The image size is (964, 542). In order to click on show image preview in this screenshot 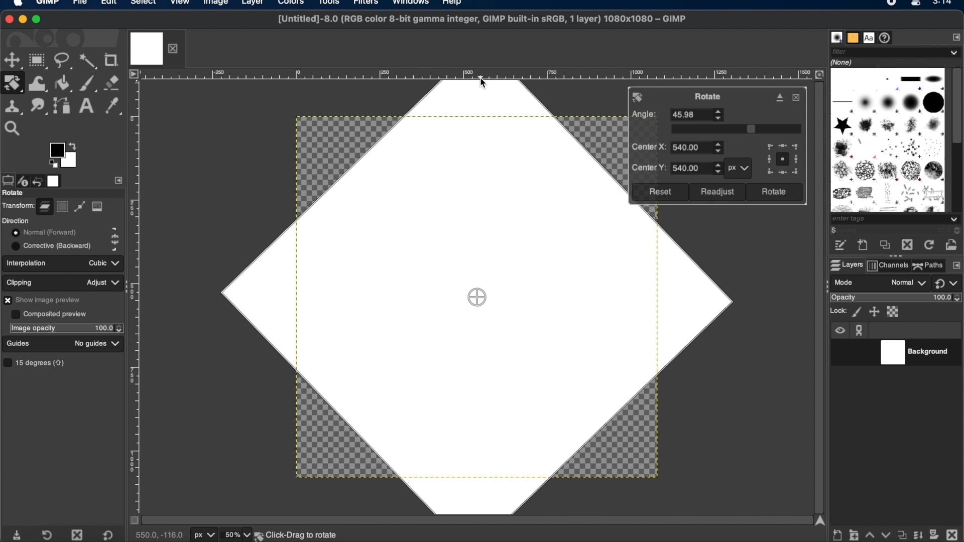, I will do `click(45, 300)`.